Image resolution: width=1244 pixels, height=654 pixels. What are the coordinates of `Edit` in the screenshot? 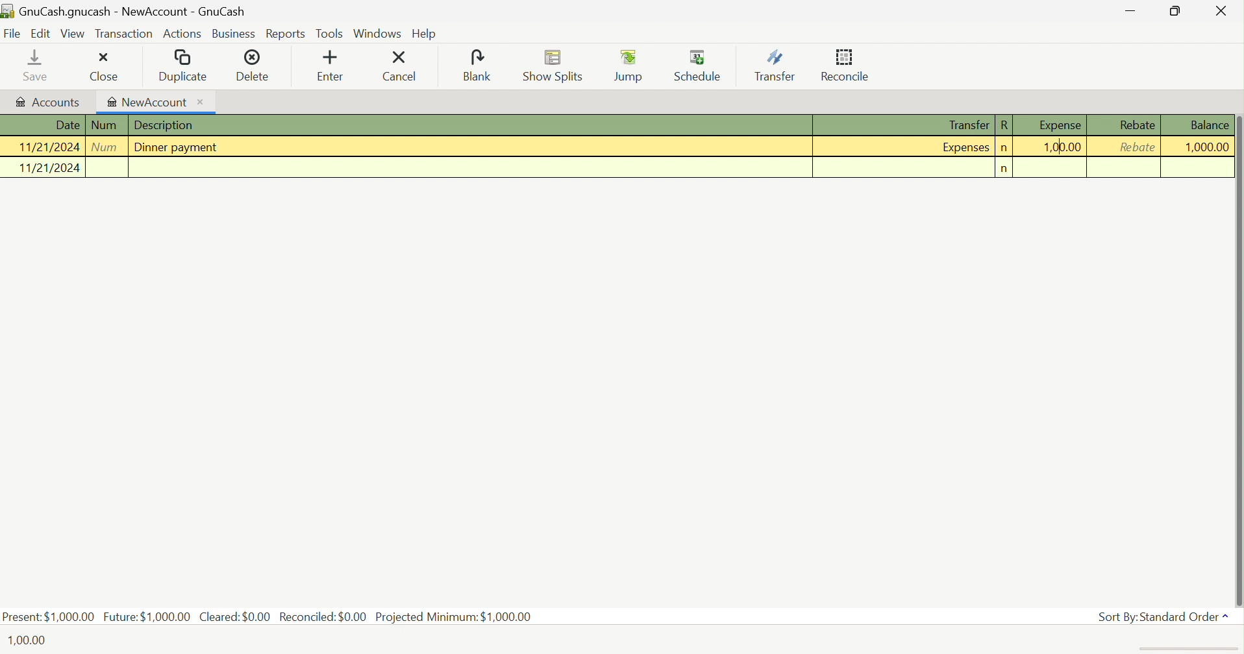 It's located at (40, 33).